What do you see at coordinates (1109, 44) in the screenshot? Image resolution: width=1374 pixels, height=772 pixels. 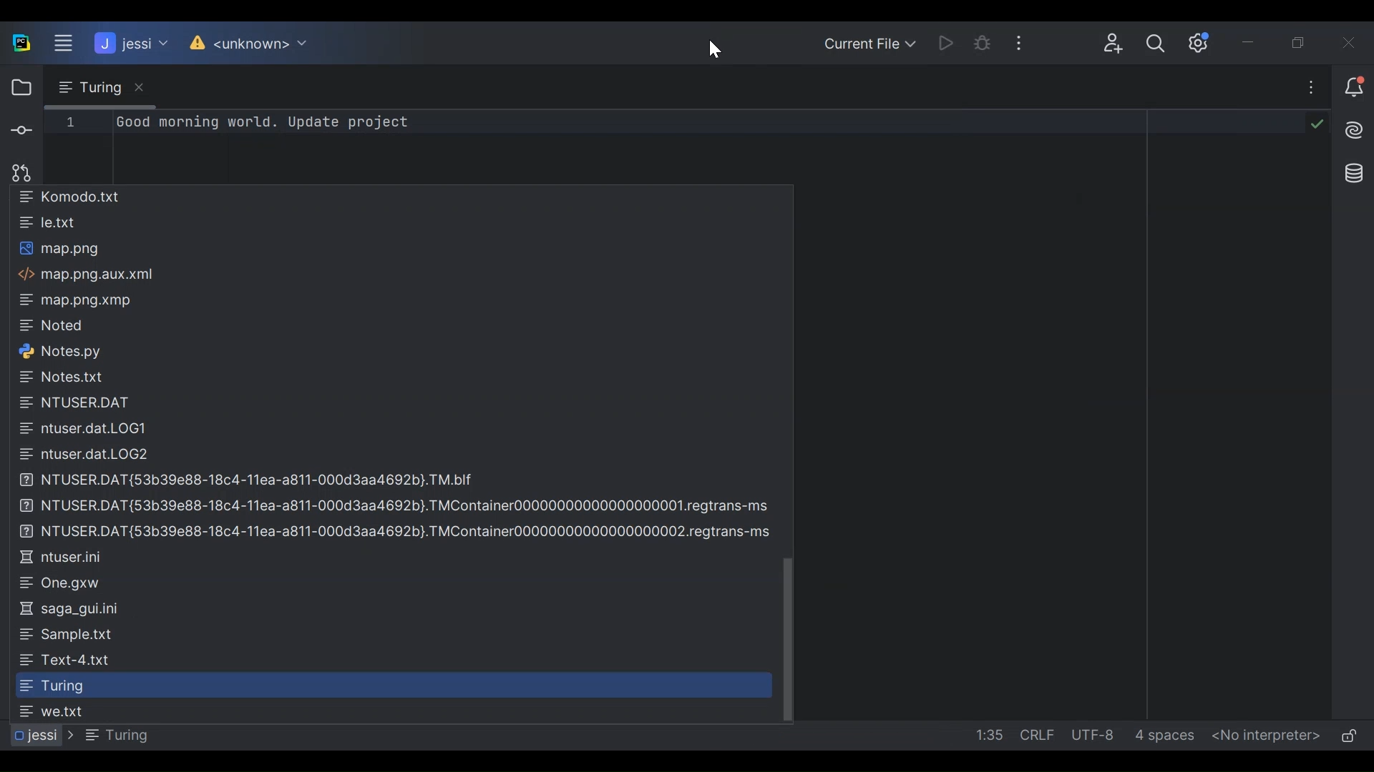 I see `Code with Me` at bounding box center [1109, 44].